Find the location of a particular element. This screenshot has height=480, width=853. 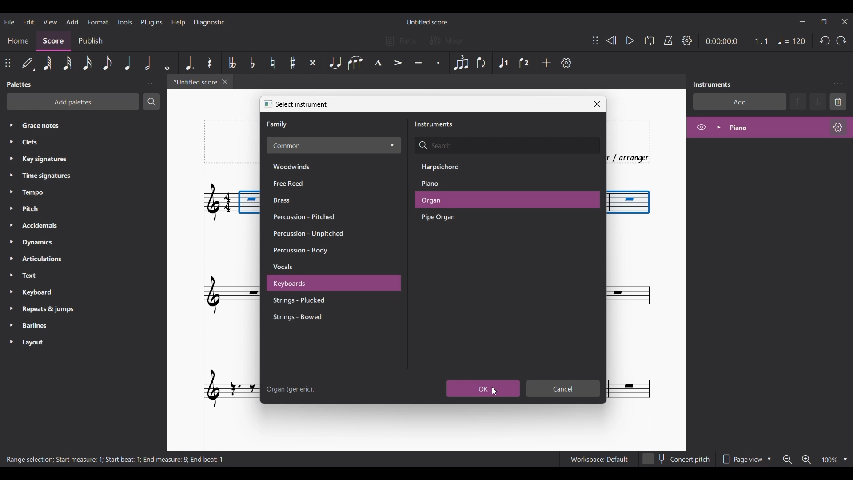

Plugins menu is located at coordinates (152, 22).